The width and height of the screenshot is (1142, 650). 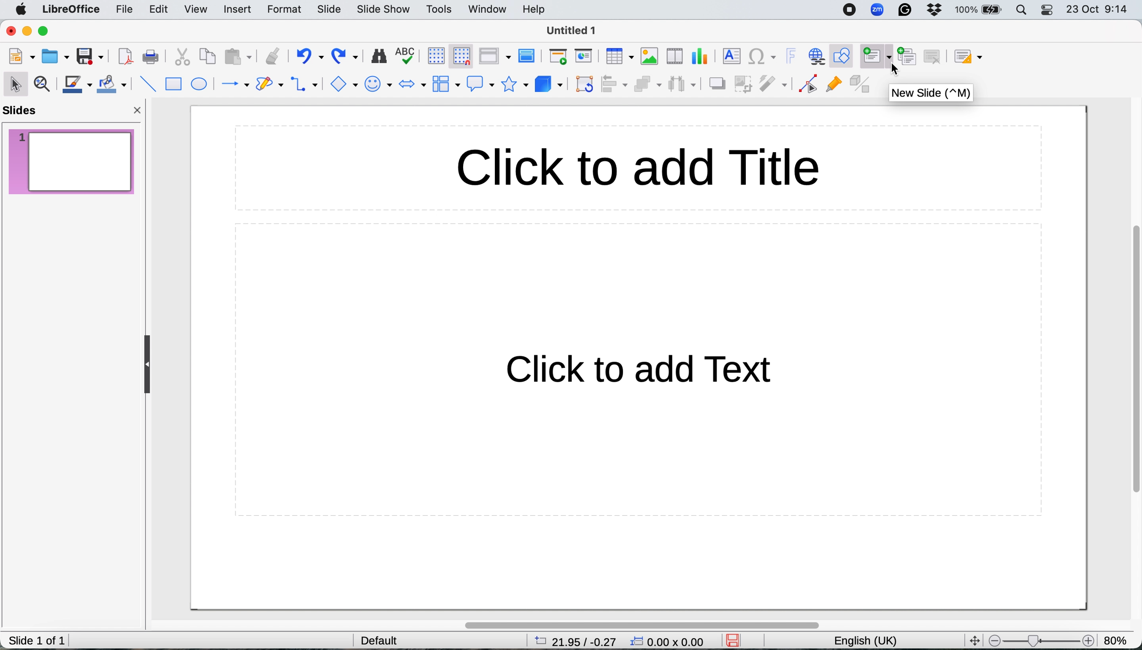 I want to click on master slide, so click(x=528, y=56).